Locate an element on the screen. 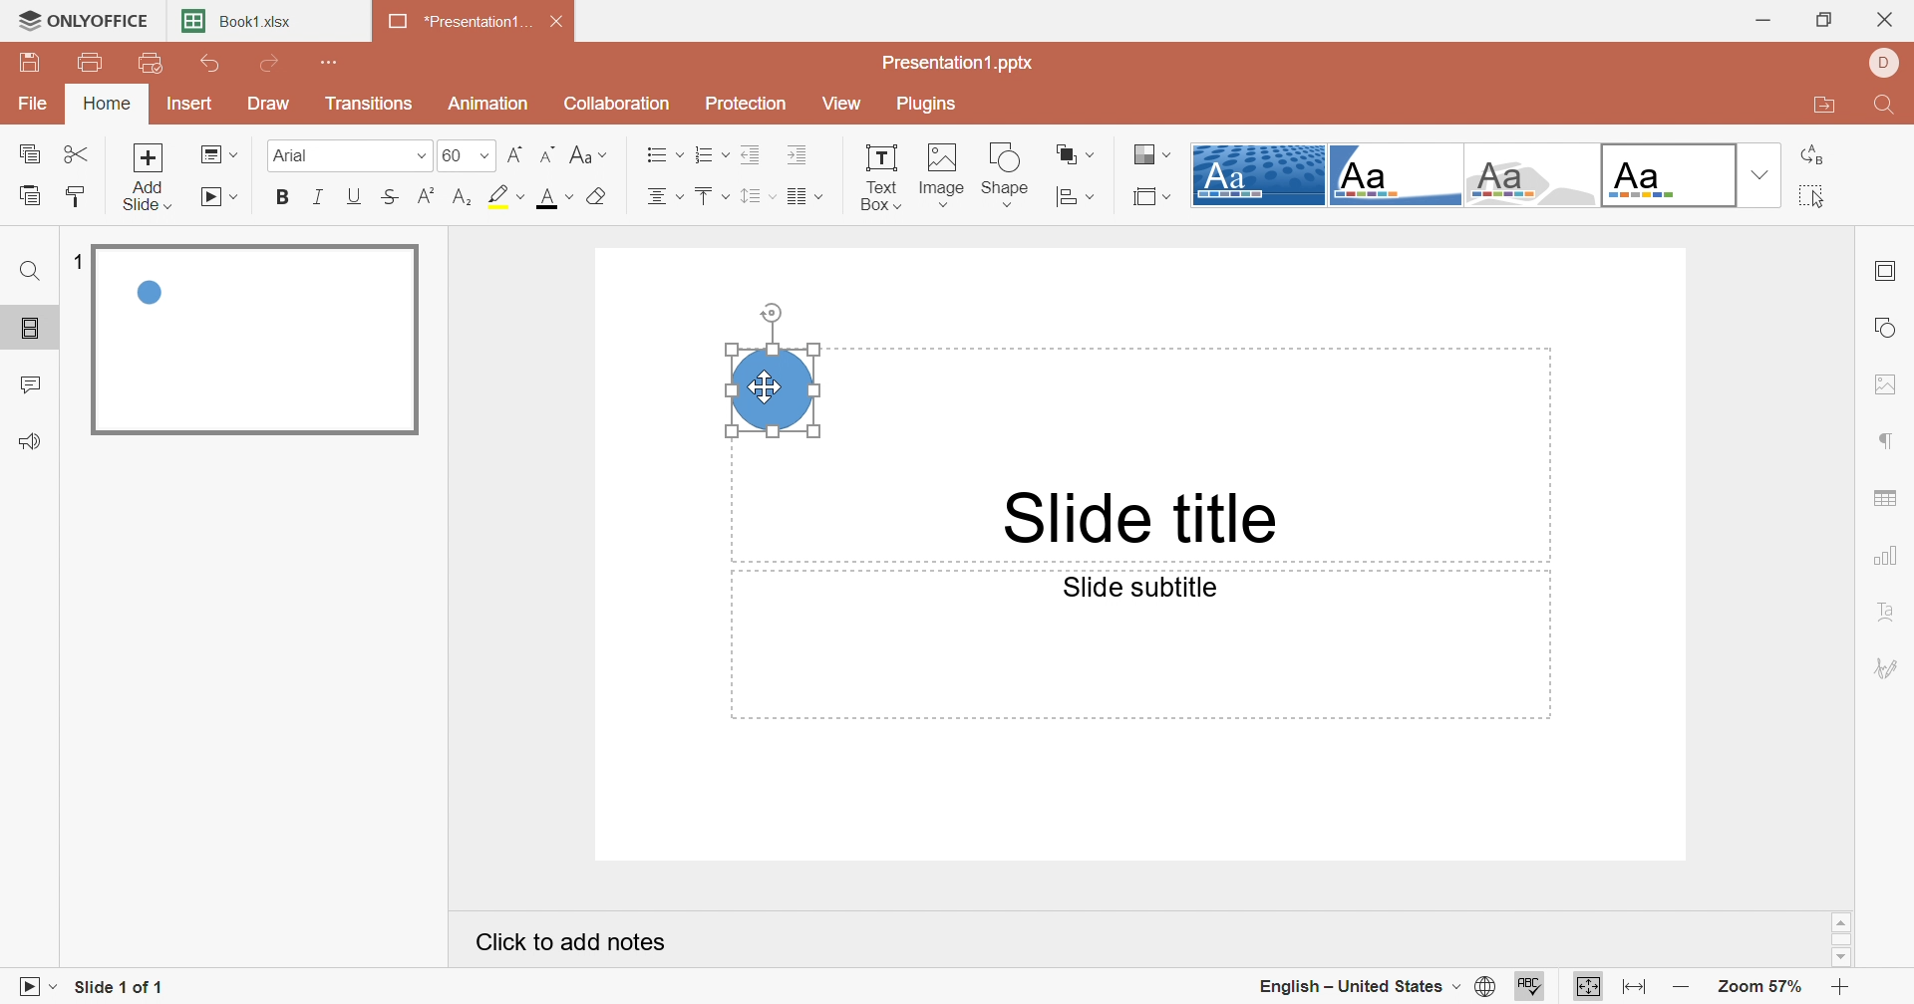  Close is located at coordinates (559, 22).